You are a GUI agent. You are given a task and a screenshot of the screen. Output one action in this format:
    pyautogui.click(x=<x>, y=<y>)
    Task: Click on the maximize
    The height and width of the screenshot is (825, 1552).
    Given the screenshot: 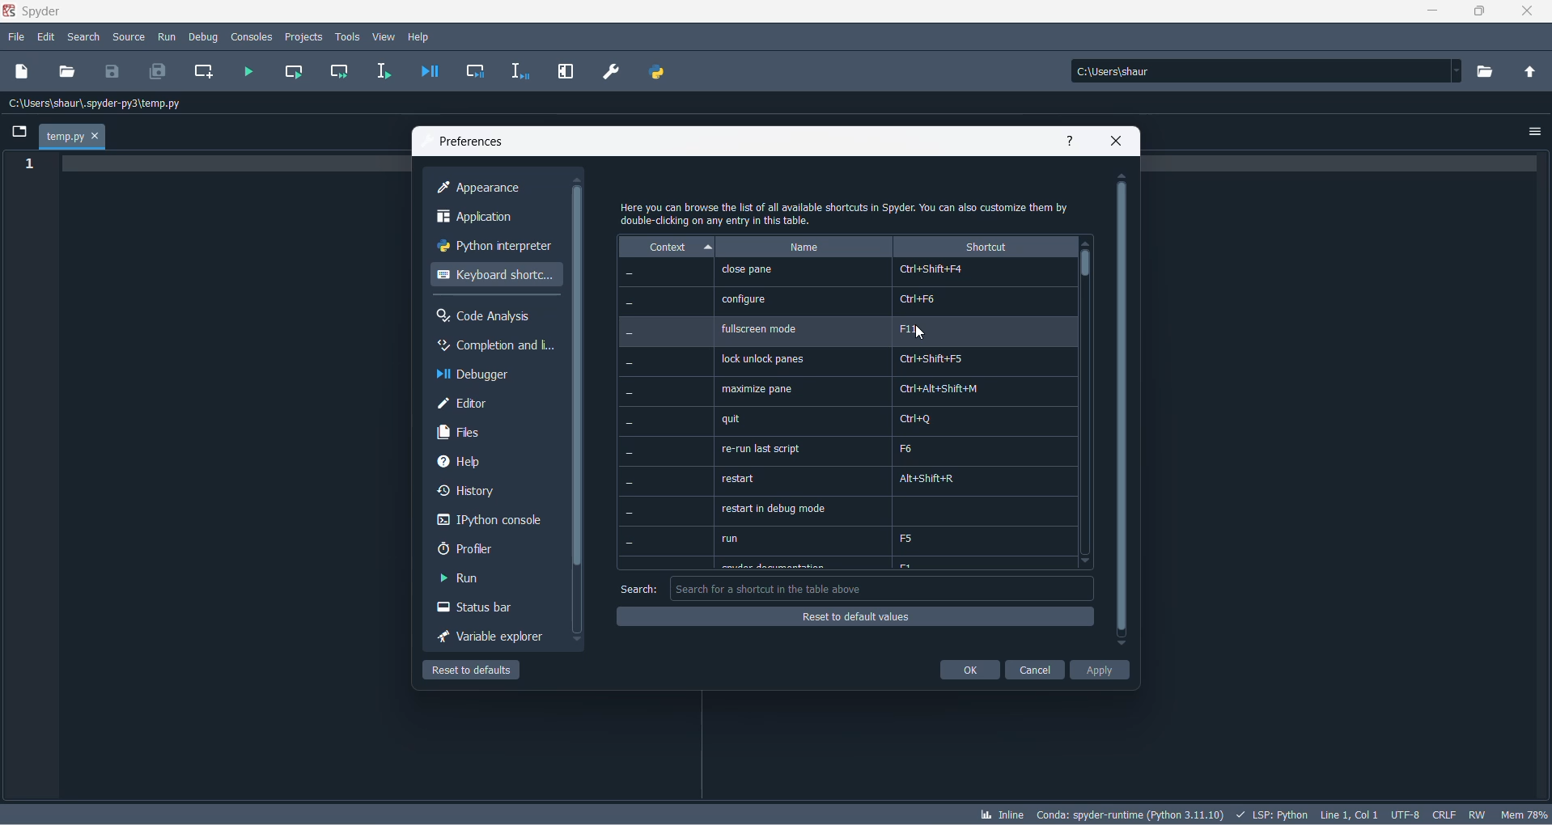 What is the action you would take?
    pyautogui.click(x=1481, y=12)
    